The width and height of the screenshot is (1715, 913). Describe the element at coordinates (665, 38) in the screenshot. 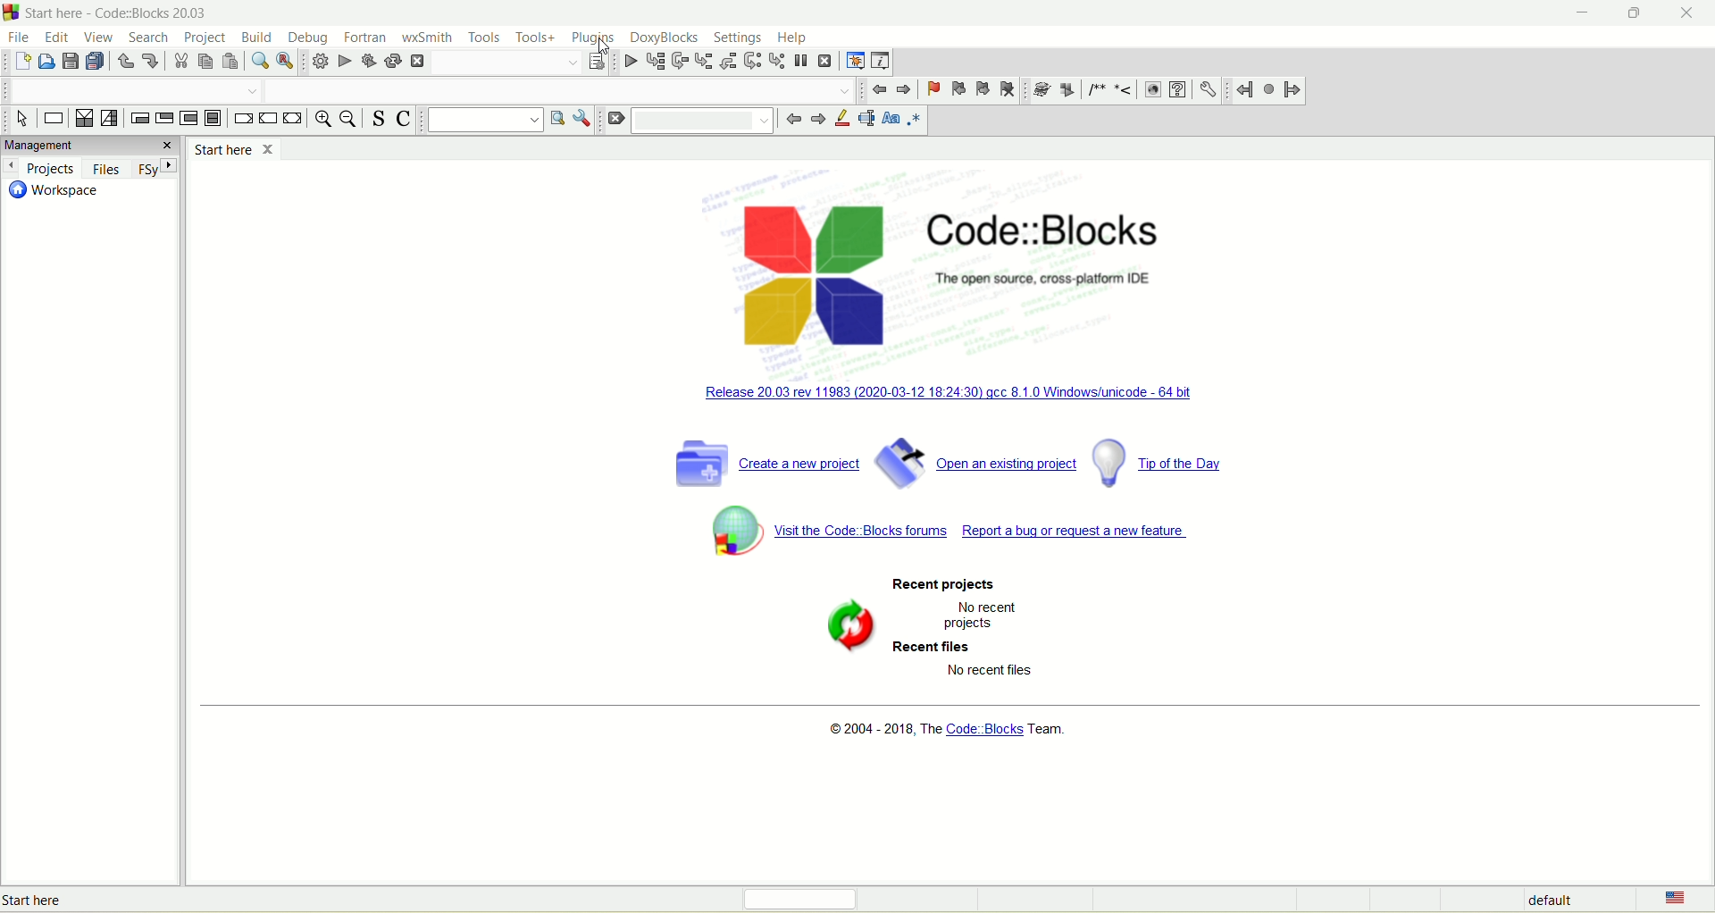

I see `doxyblocks` at that location.